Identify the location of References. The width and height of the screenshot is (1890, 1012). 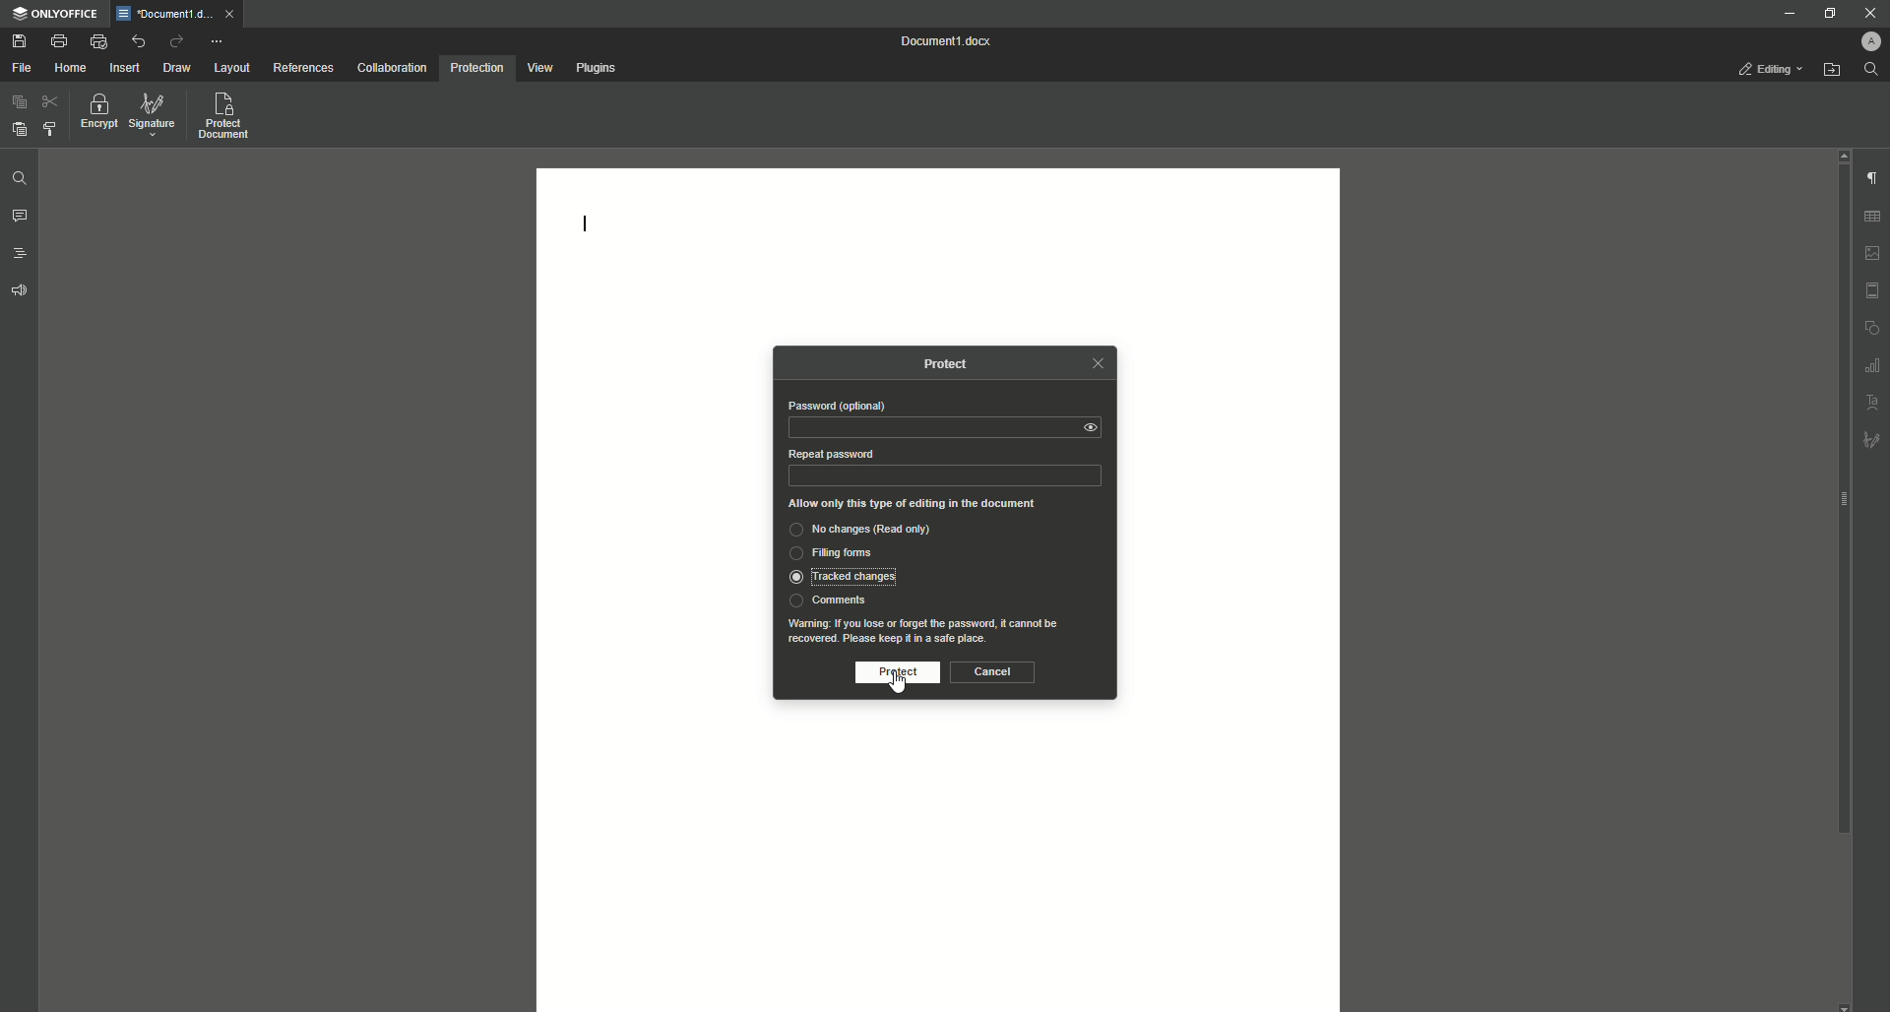
(302, 68).